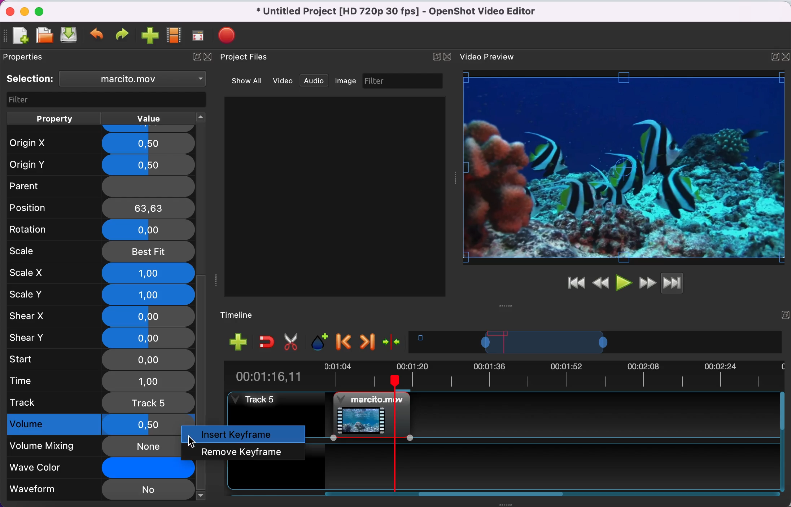 The image size is (791, 507). I want to click on start 0, so click(100, 359).